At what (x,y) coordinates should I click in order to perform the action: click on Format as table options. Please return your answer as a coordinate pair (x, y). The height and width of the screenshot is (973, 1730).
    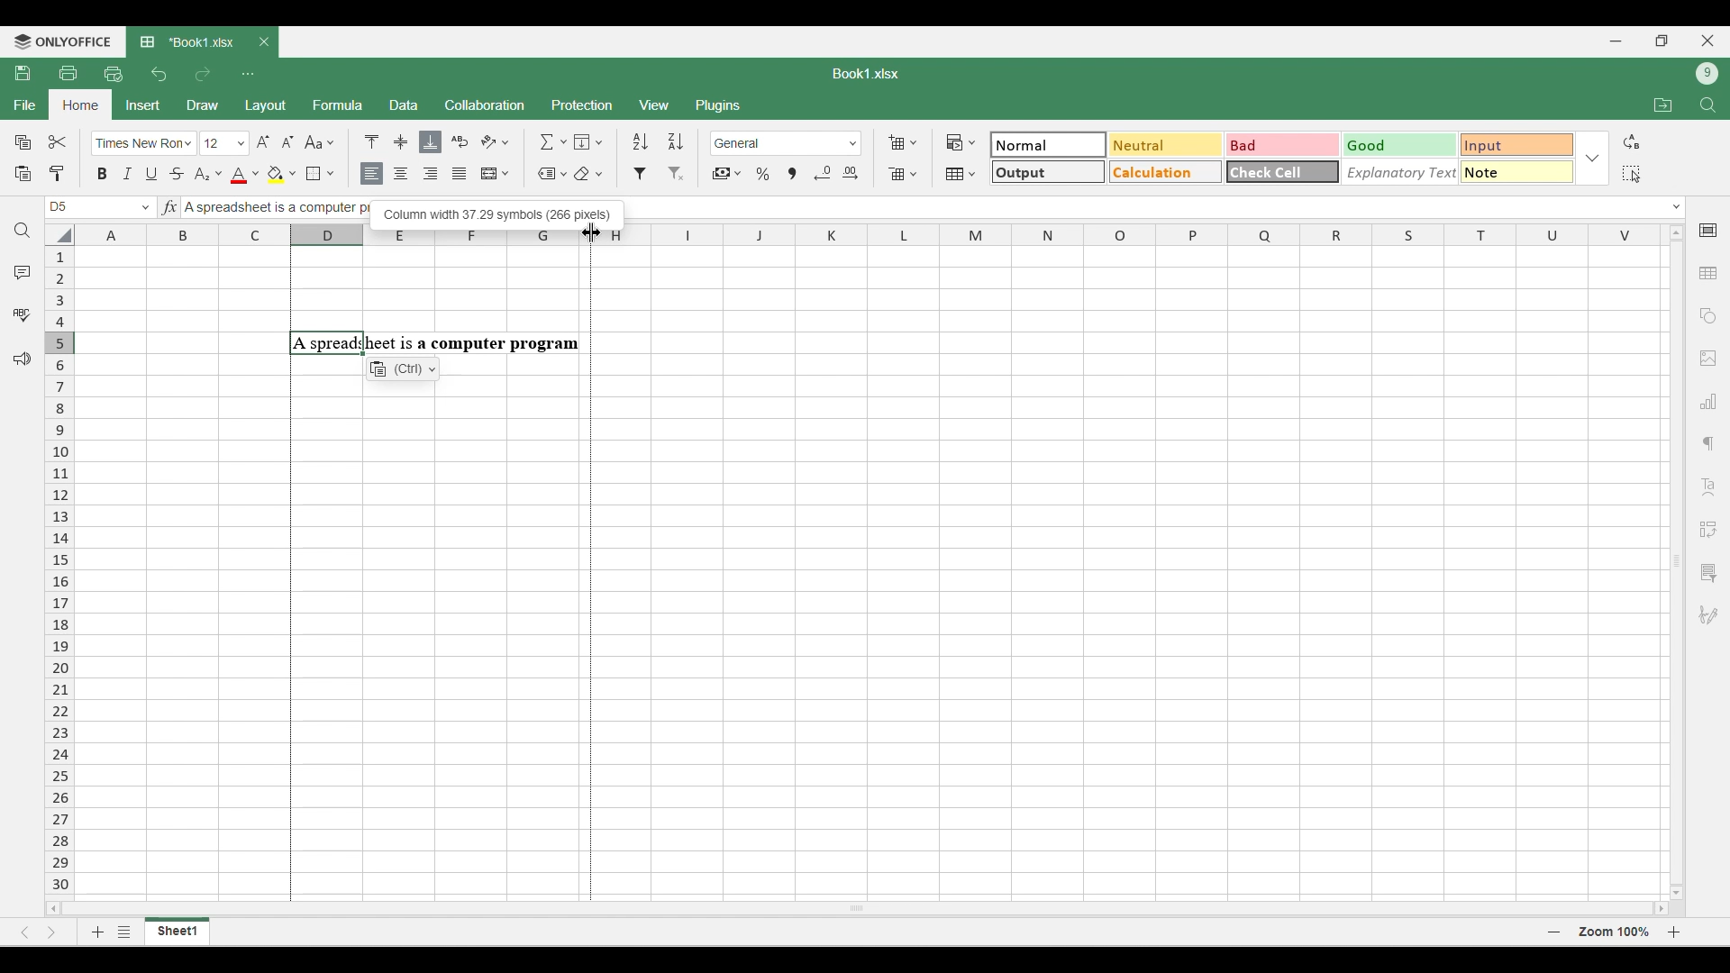
    Looking at the image, I should click on (961, 174).